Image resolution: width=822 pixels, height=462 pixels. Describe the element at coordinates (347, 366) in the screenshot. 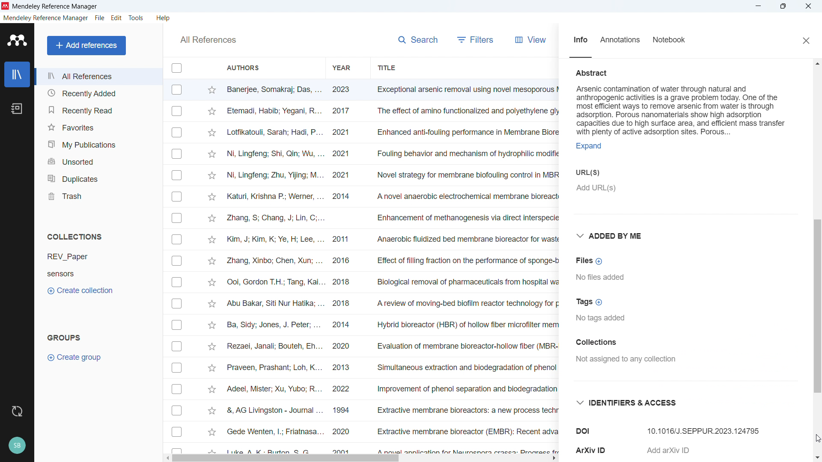

I see `2013` at that location.